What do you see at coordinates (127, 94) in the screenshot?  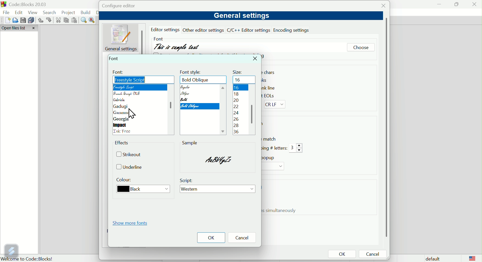 I see `French script` at bounding box center [127, 94].